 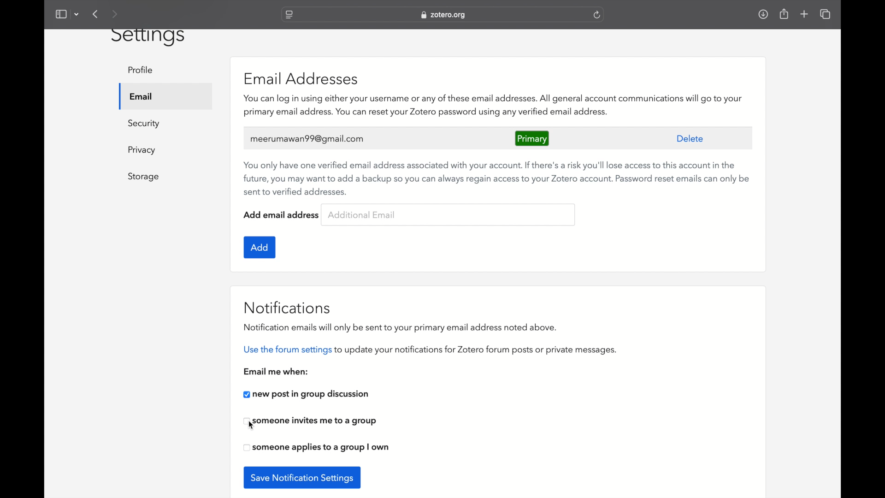 I want to click on website settings, so click(x=289, y=15).